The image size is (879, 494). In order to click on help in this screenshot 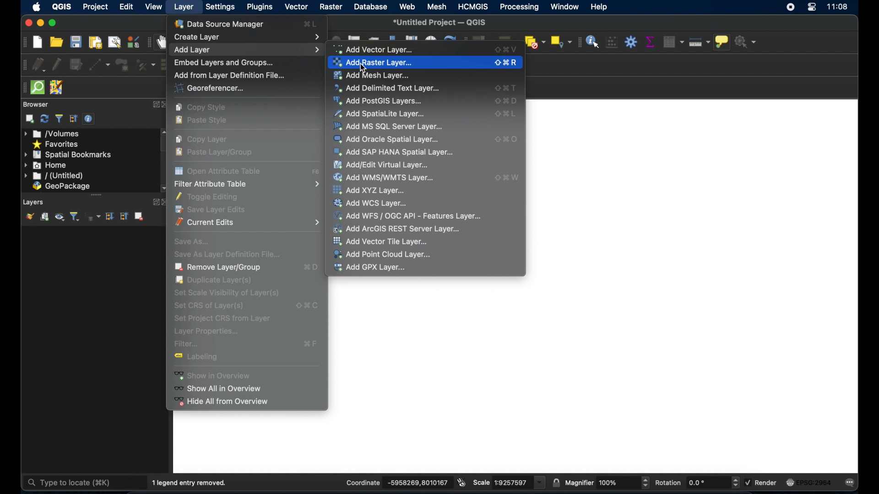, I will do `click(600, 7)`.